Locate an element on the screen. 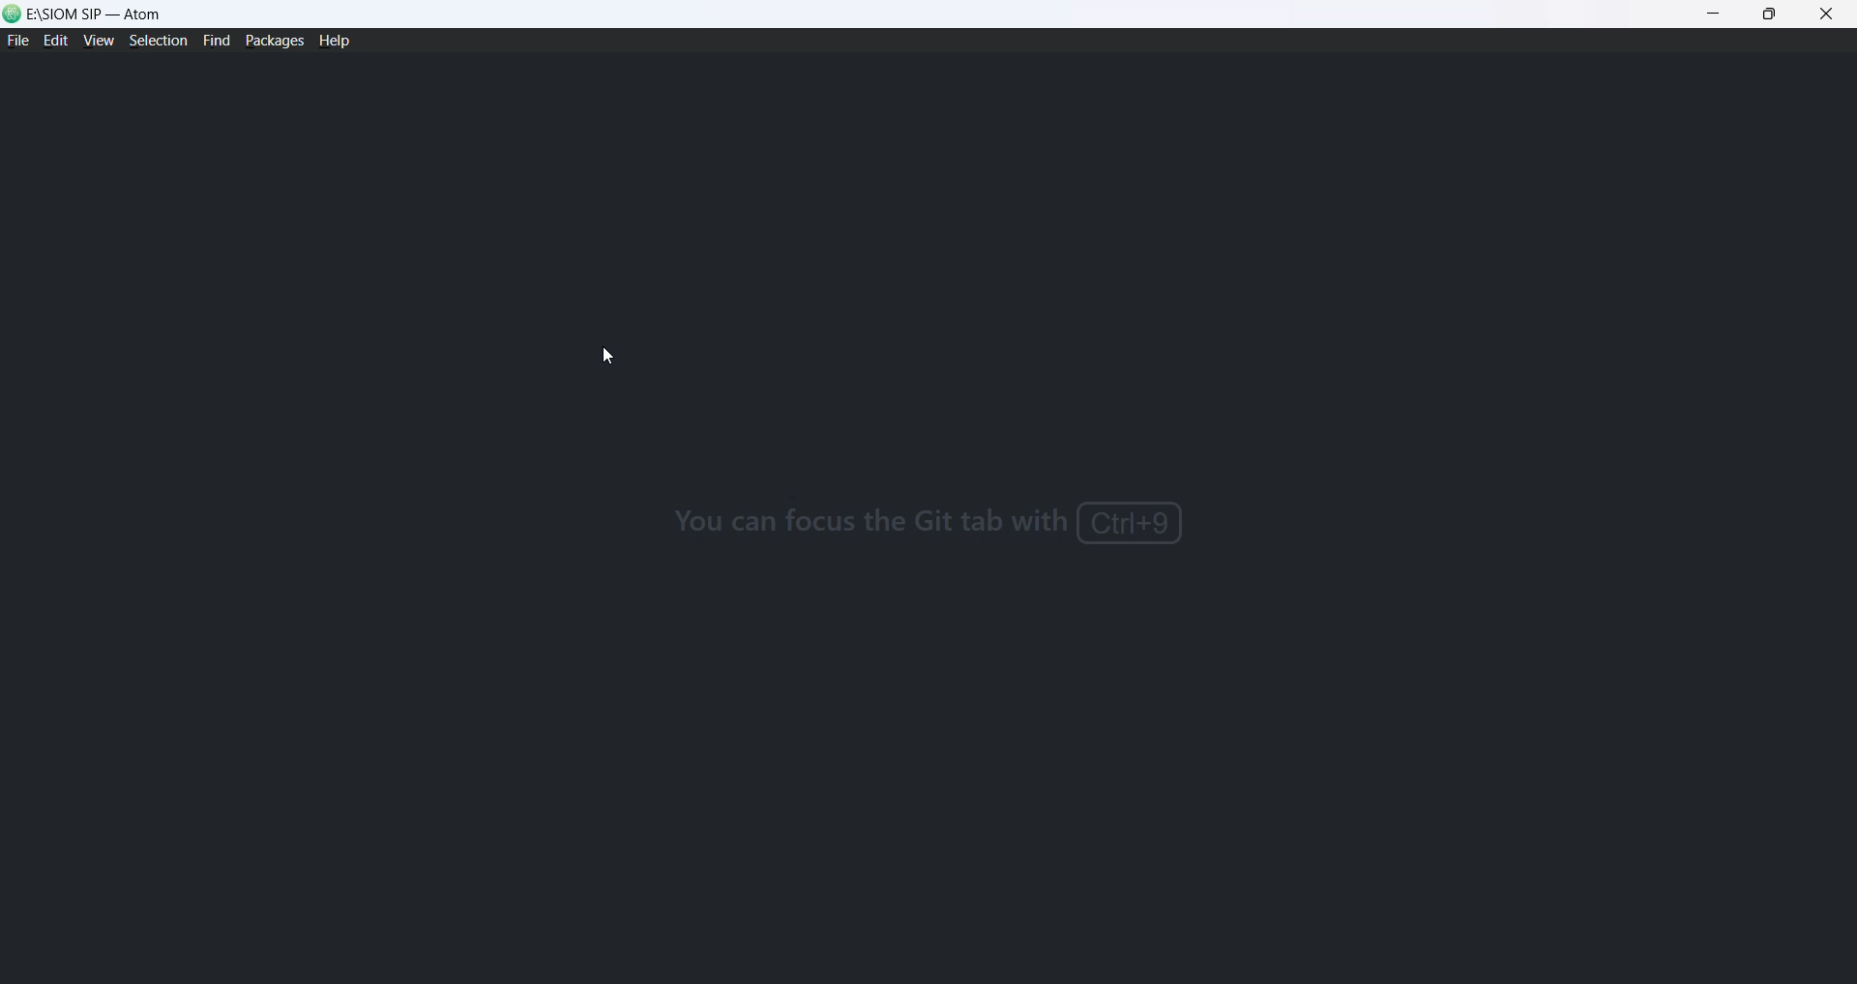 This screenshot has height=984, width=1857. packages is located at coordinates (274, 40).